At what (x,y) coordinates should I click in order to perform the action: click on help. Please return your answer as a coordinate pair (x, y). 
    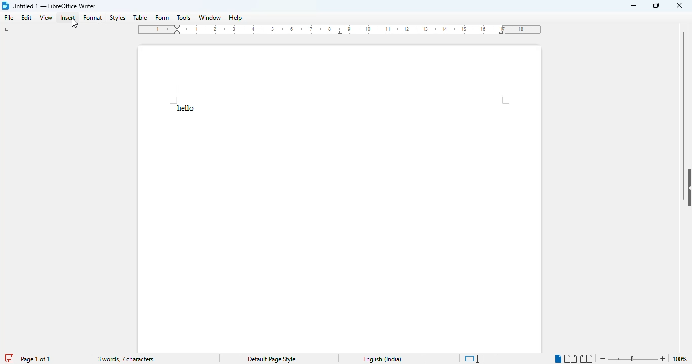
    Looking at the image, I should click on (236, 18).